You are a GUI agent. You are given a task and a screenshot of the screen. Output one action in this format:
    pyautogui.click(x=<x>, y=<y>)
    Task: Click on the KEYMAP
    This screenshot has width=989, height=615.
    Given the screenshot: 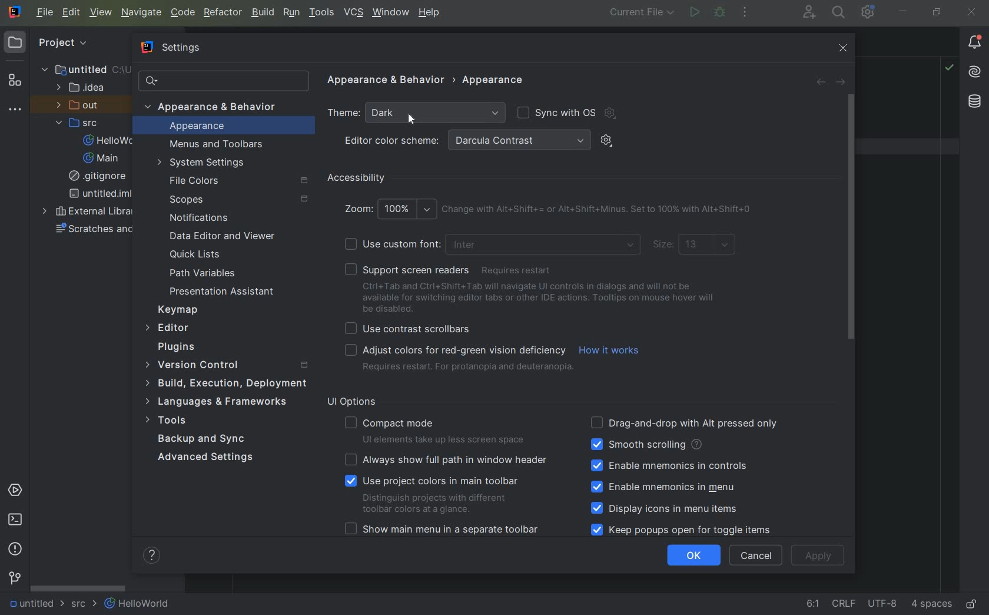 What is the action you would take?
    pyautogui.click(x=181, y=309)
    